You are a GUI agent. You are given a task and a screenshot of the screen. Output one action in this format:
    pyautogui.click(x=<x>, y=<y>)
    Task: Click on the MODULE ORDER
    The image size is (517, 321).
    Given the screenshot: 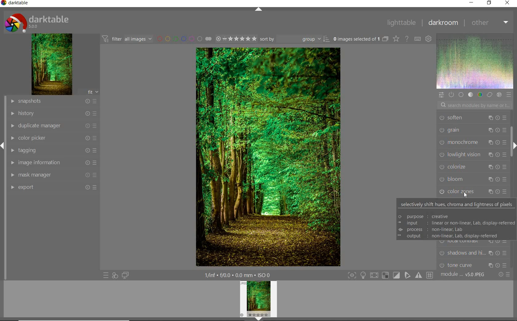 What is the action you would take?
    pyautogui.click(x=463, y=275)
    